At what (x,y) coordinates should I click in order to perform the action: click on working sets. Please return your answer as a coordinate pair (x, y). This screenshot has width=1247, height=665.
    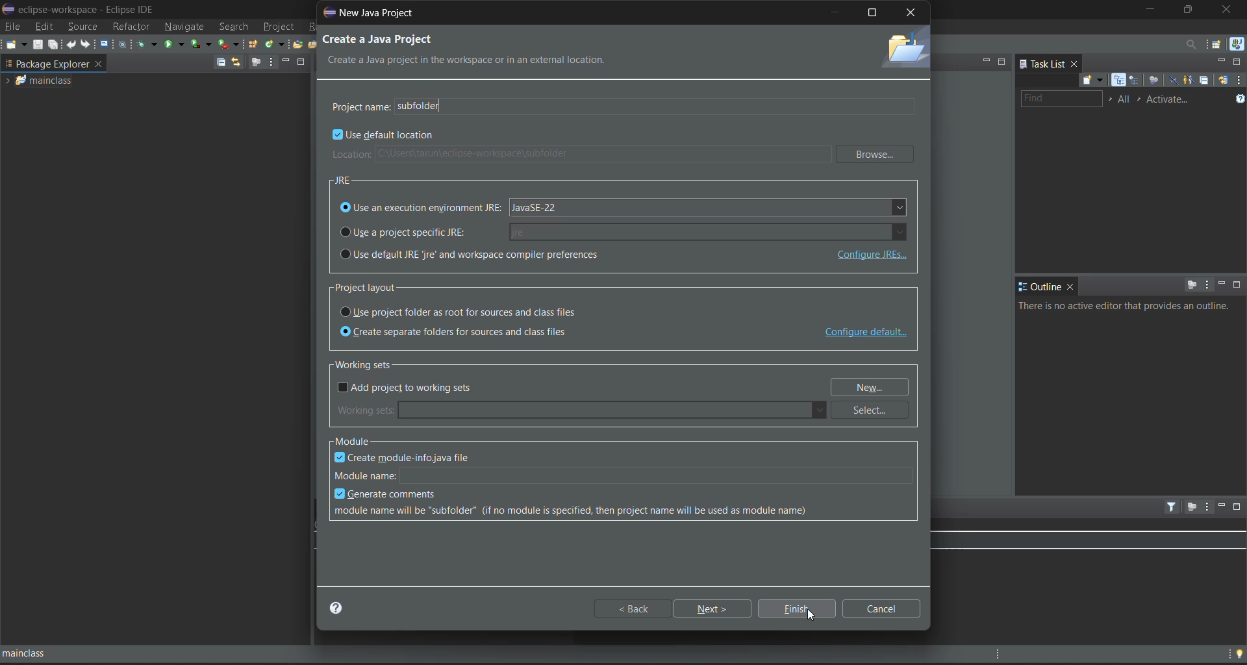
    Looking at the image, I should click on (581, 410).